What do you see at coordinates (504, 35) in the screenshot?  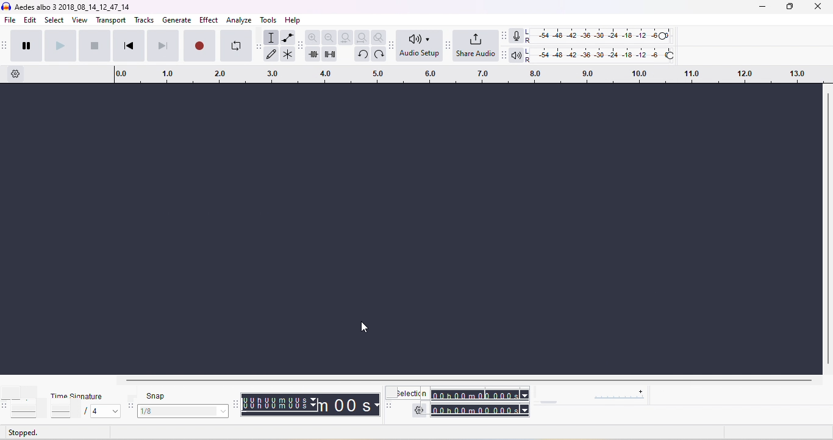 I see `audacity audio meter toolbar` at bounding box center [504, 35].